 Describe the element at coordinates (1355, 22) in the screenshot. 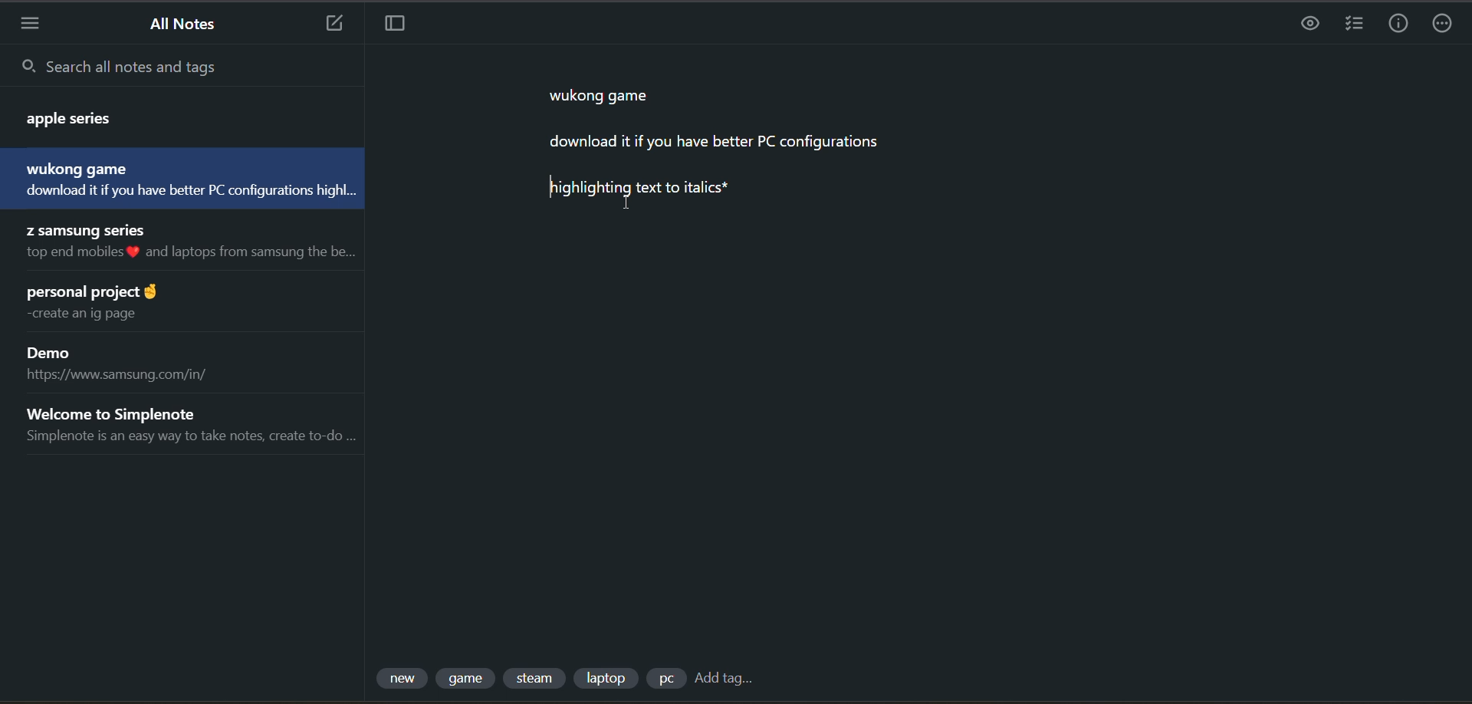

I see `insert checklist` at that location.